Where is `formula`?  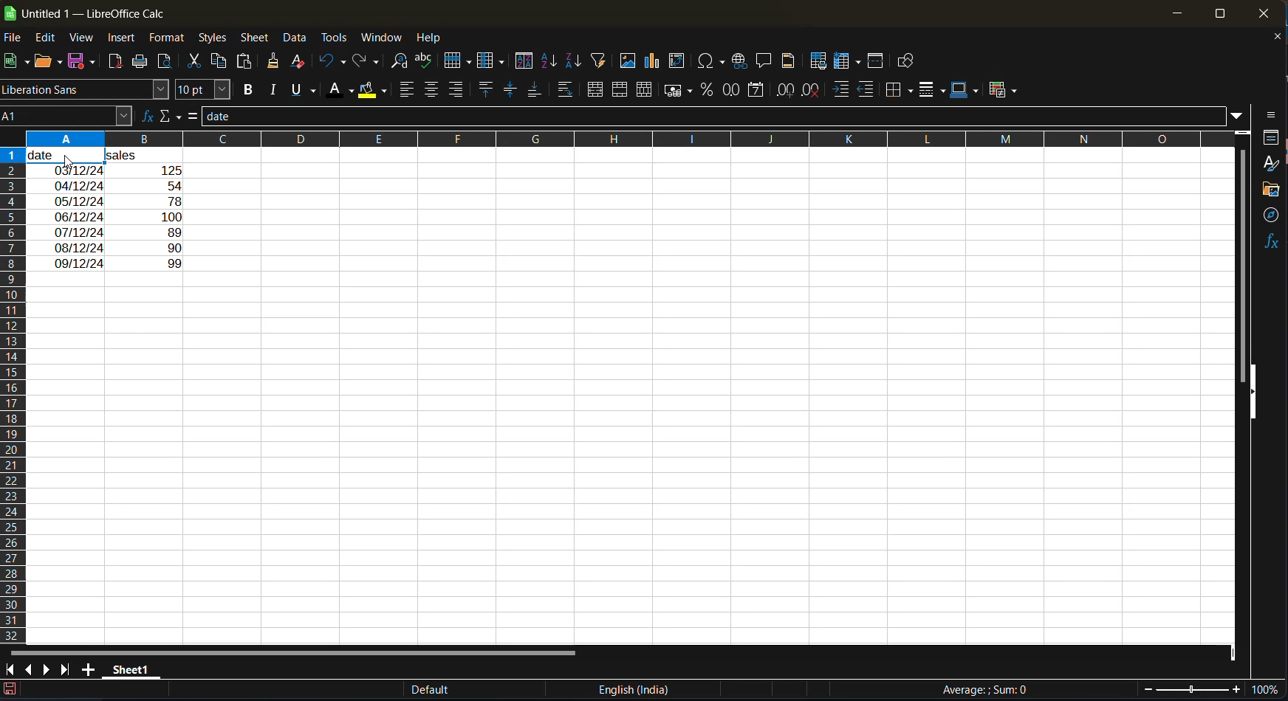
formula is located at coordinates (990, 689).